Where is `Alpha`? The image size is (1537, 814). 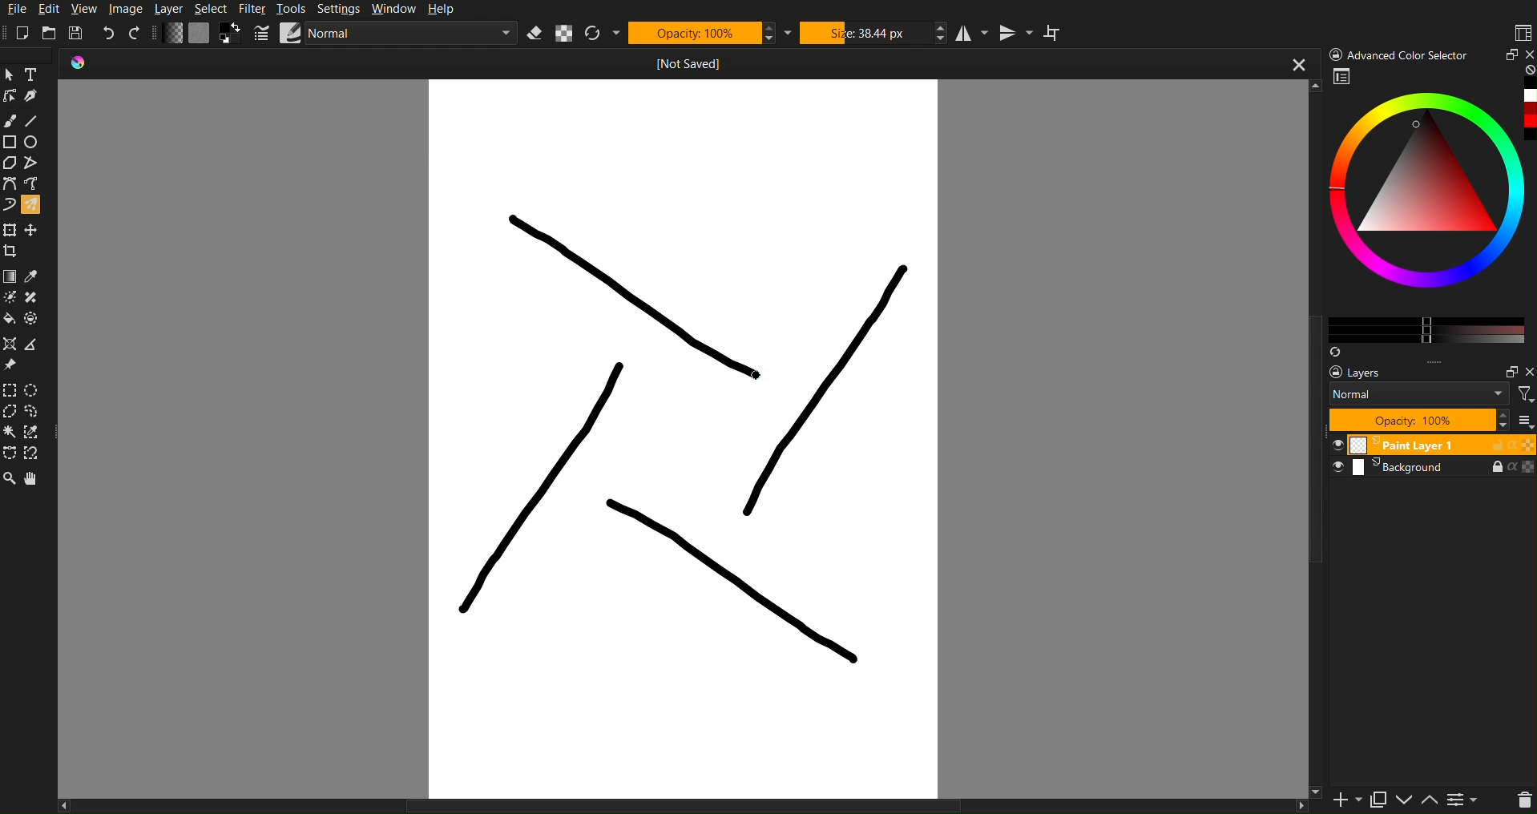
Alpha is located at coordinates (569, 34).